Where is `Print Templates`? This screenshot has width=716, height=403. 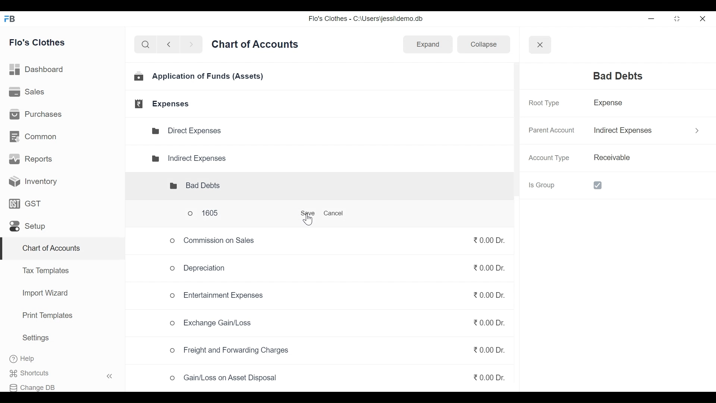
Print Templates is located at coordinates (47, 315).